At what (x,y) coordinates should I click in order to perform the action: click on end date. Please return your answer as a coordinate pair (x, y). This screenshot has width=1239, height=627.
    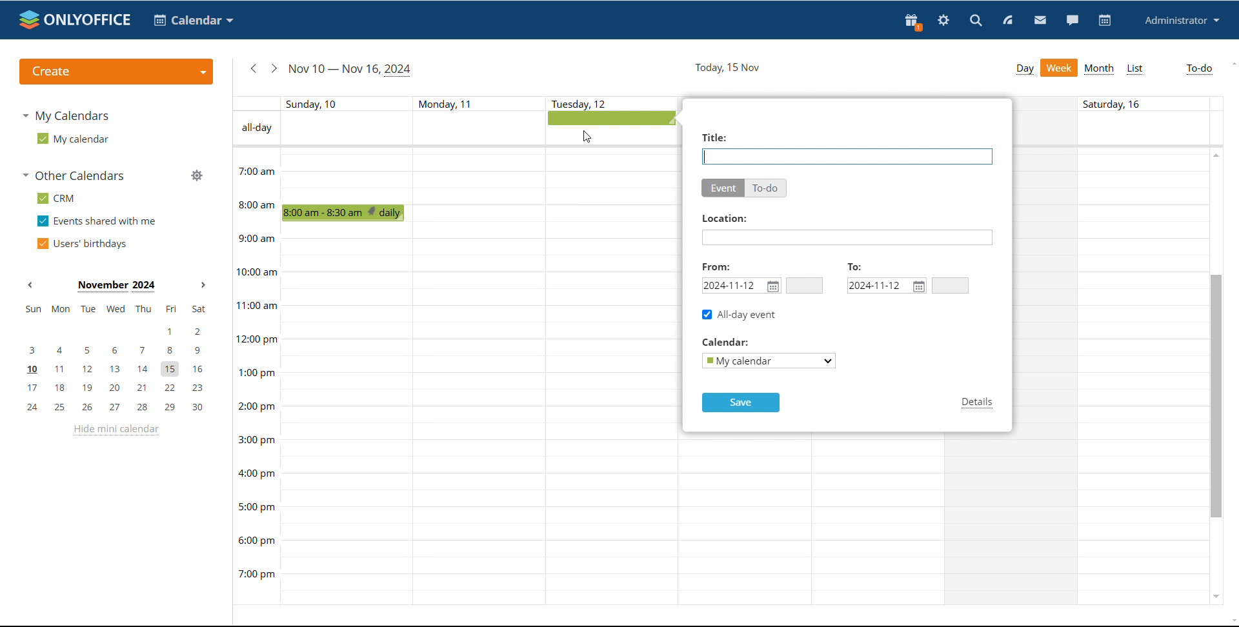
    Looking at the image, I should click on (886, 286).